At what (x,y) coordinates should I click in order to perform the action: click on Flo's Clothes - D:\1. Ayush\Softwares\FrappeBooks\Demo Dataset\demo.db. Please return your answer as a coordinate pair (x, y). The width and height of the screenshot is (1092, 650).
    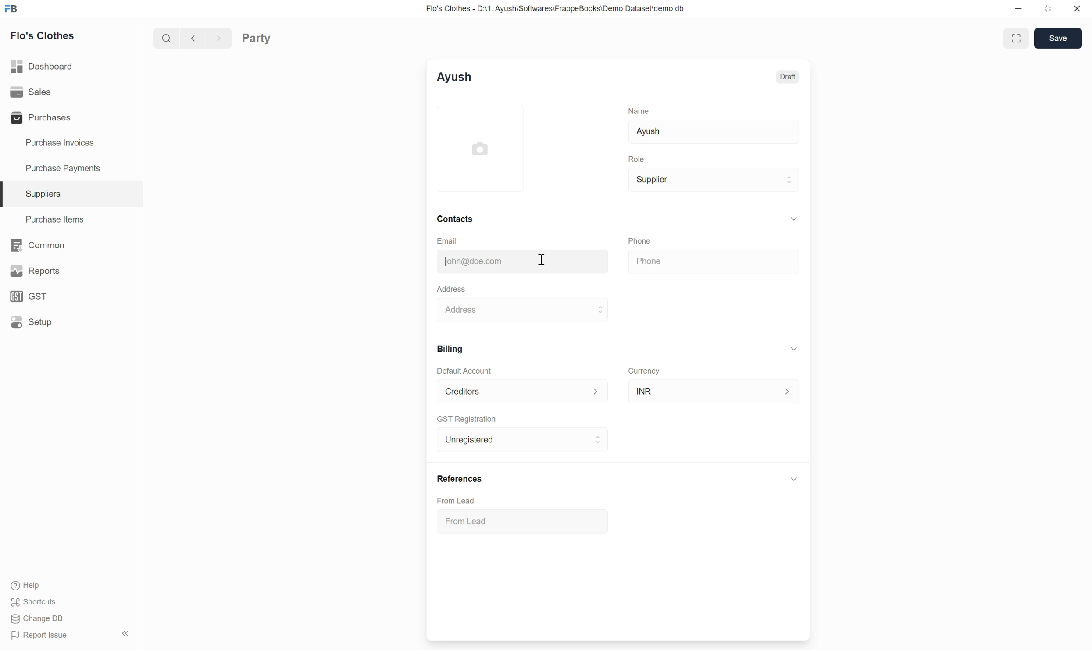
    Looking at the image, I should click on (556, 9).